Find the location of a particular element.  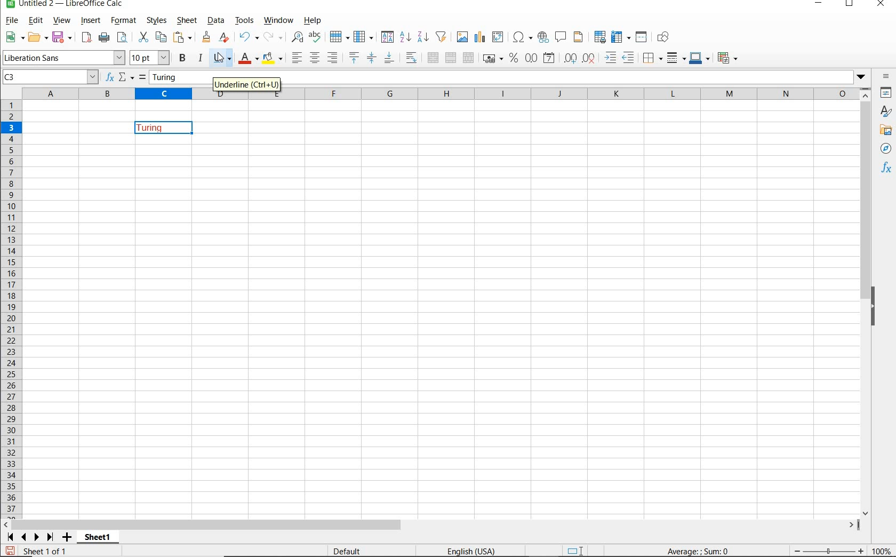

ZOOM OUT OR ZOOM IN is located at coordinates (826, 550).